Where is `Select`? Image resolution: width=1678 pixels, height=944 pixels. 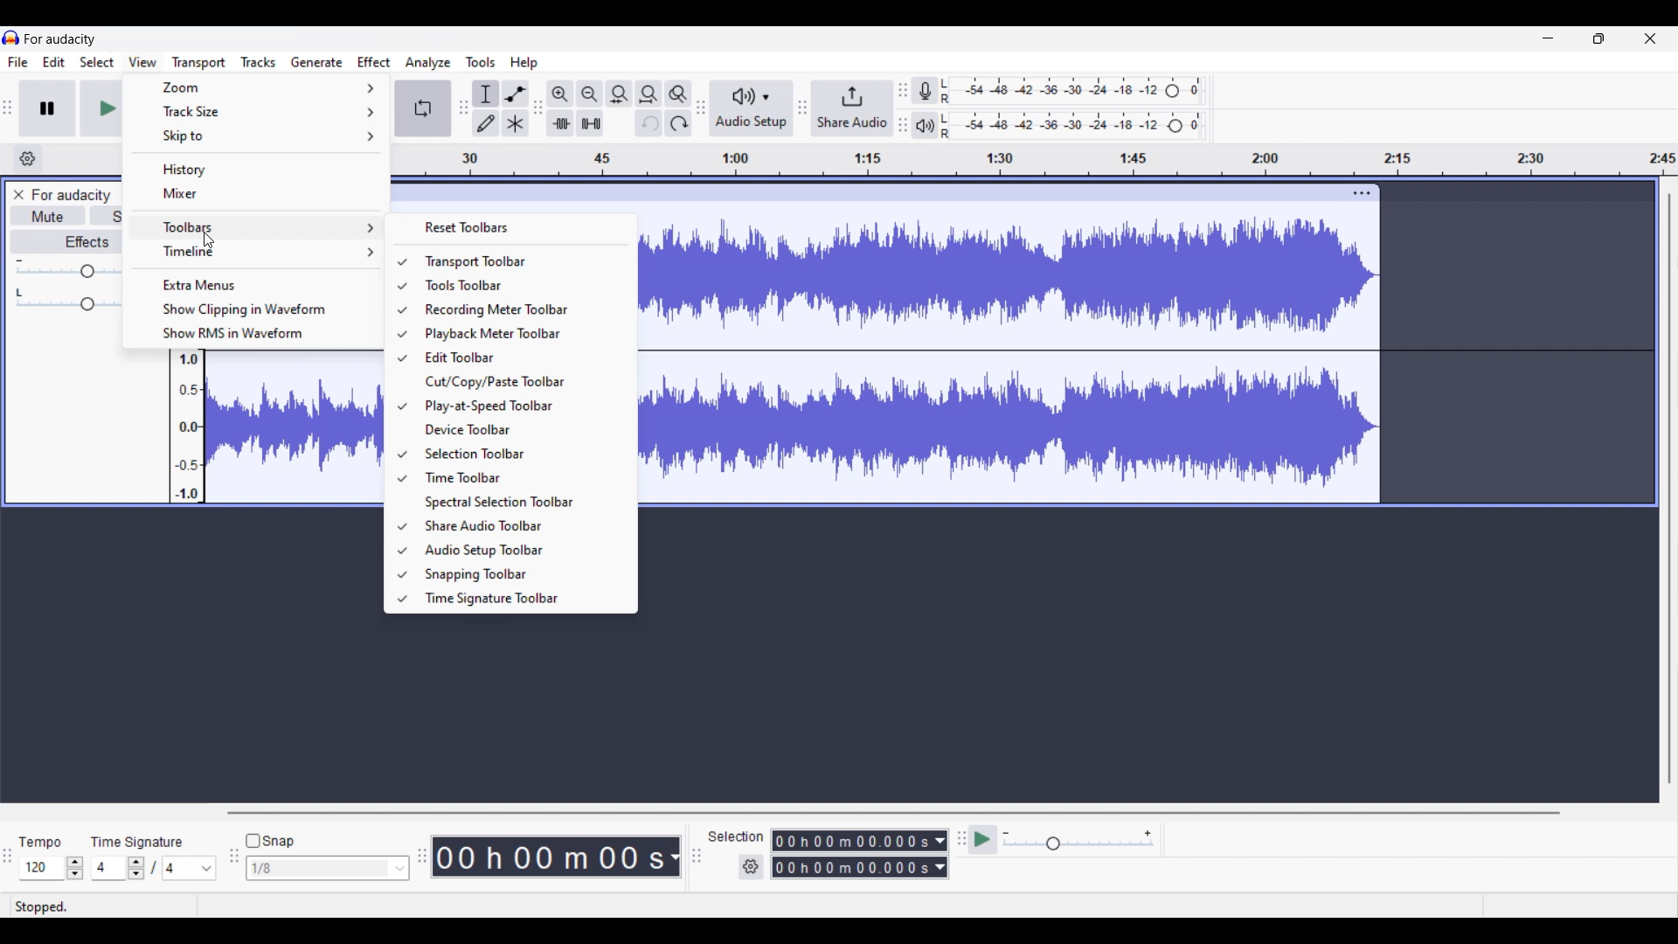 Select is located at coordinates (98, 61).